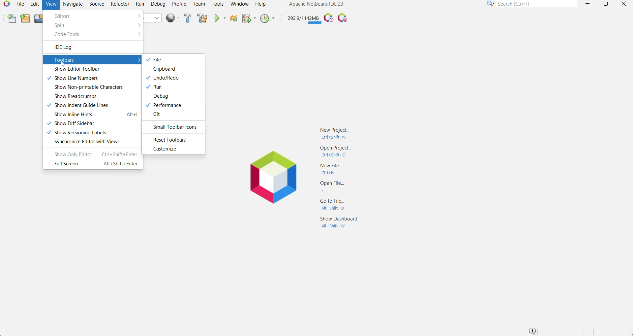 Image resolution: width=633 pixels, height=336 pixels. What do you see at coordinates (187, 18) in the screenshot?
I see `Build Project` at bounding box center [187, 18].